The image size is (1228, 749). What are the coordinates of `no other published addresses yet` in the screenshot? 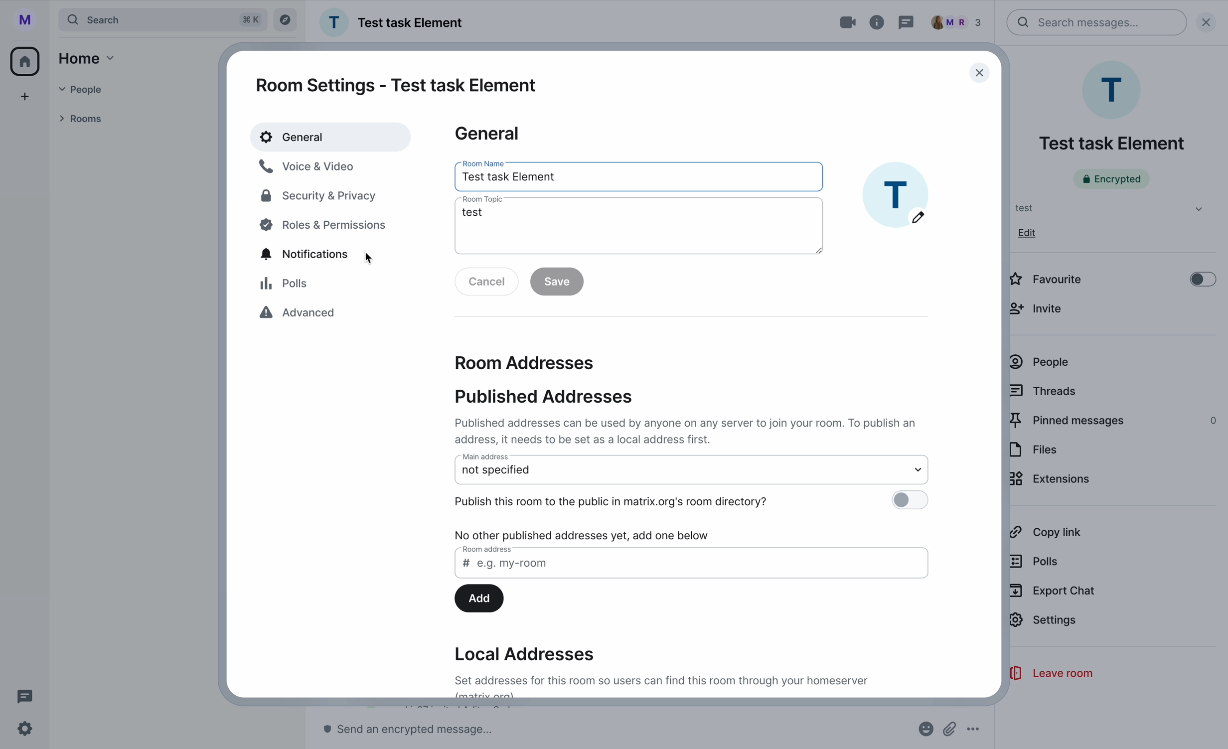 It's located at (591, 533).